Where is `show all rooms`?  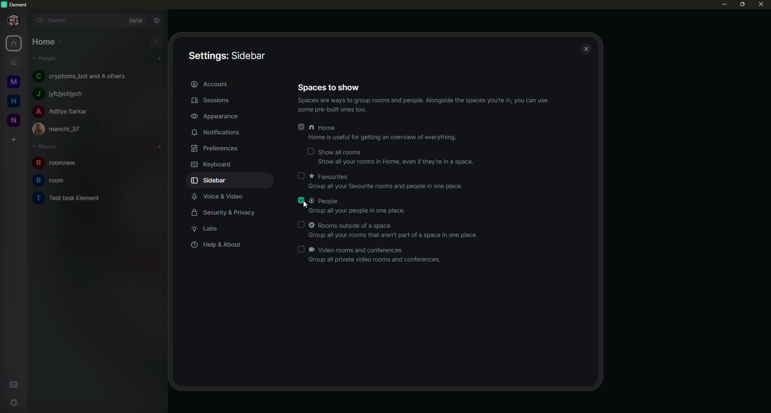 show all rooms is located at coordinates (396, 157).